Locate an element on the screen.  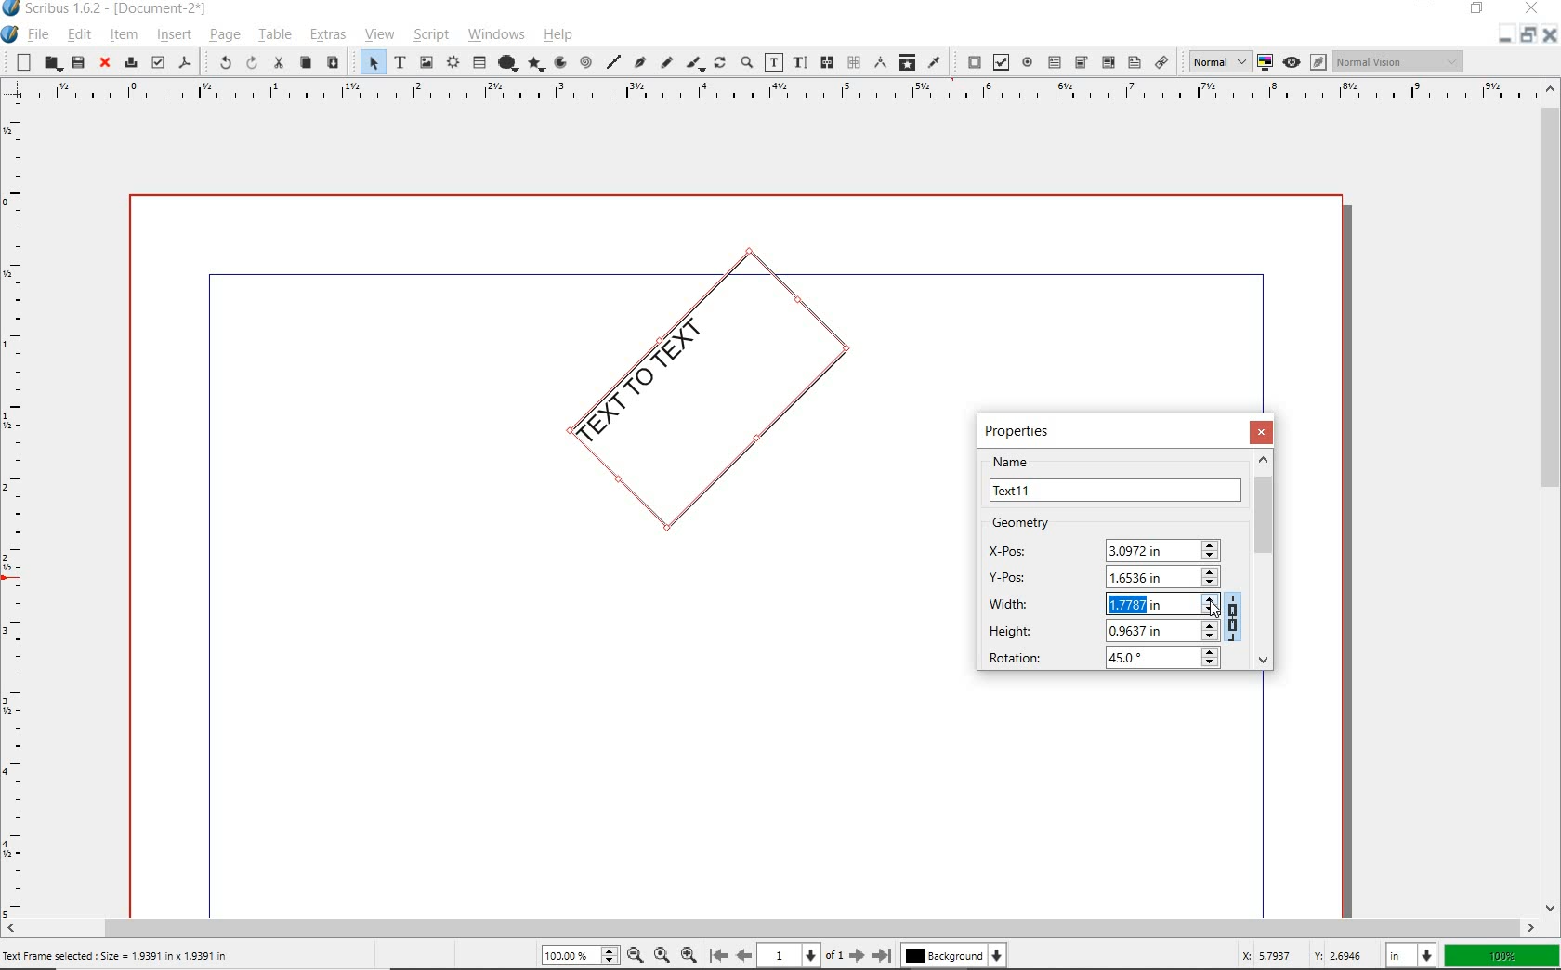
close is located at coordinates (1551, 40).